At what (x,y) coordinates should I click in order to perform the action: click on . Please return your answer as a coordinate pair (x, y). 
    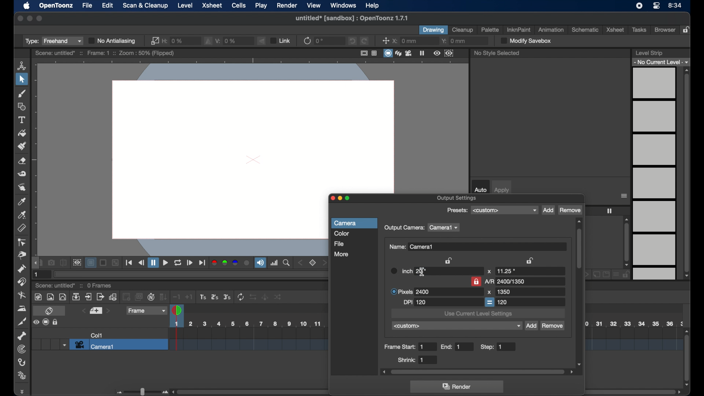
    Looking at the image, I should click on (56, 322).